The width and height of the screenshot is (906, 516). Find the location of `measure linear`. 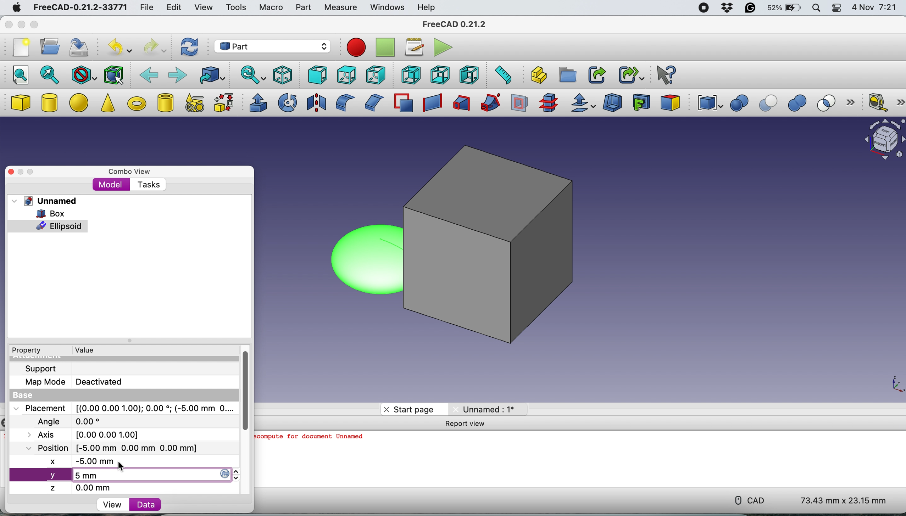

measure linear is located at coordinates (877, 102).